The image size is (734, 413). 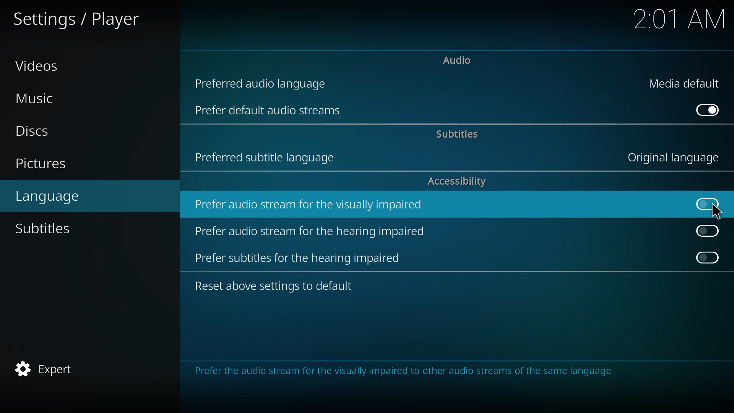 What do you see at coordinates (45, 229) in the screenshot?
I see `subtitles` at bounding box center [45, 229].